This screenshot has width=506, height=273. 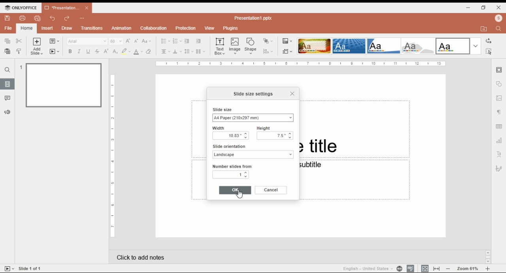 I want to click on *Presentation1, so click(x=67, y=8).